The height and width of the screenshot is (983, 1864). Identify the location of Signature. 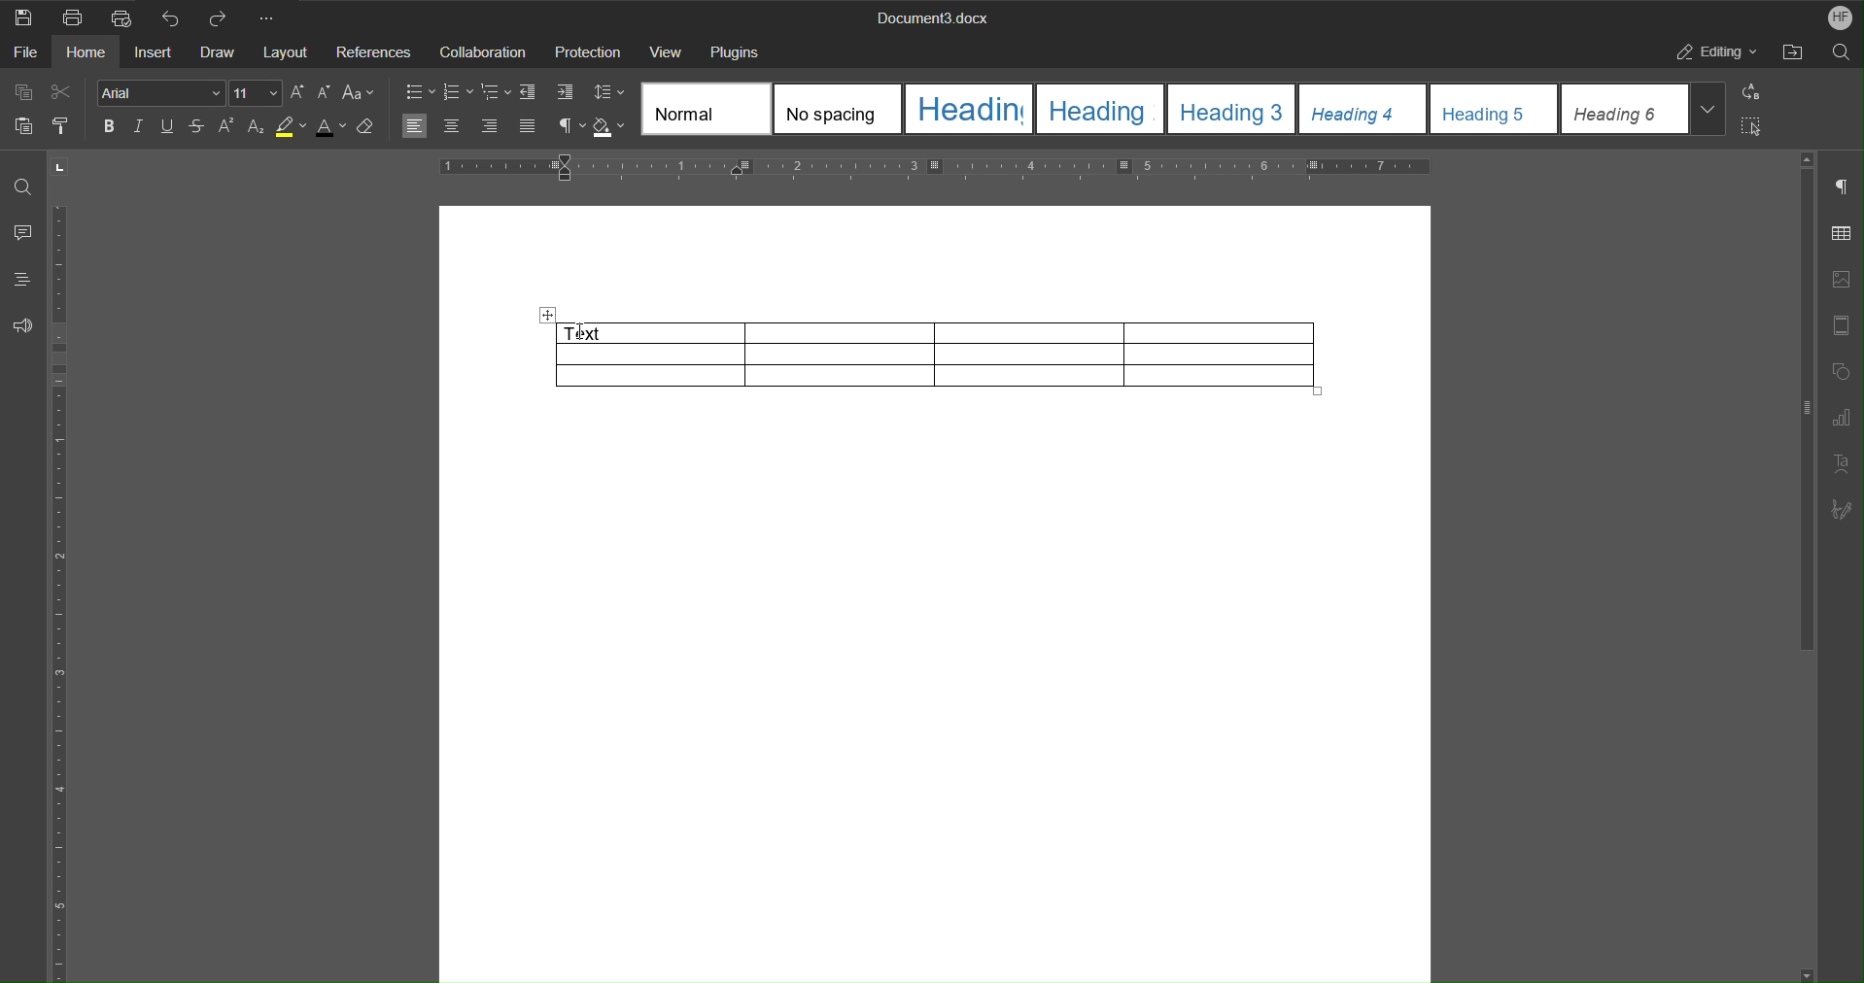
(1843, 505).